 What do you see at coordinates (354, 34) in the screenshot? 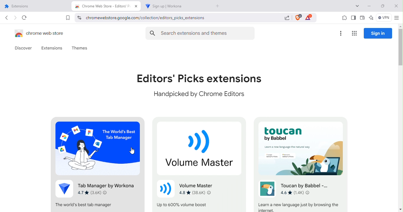
I see `Google Apps` at bounding box center [354, 34].